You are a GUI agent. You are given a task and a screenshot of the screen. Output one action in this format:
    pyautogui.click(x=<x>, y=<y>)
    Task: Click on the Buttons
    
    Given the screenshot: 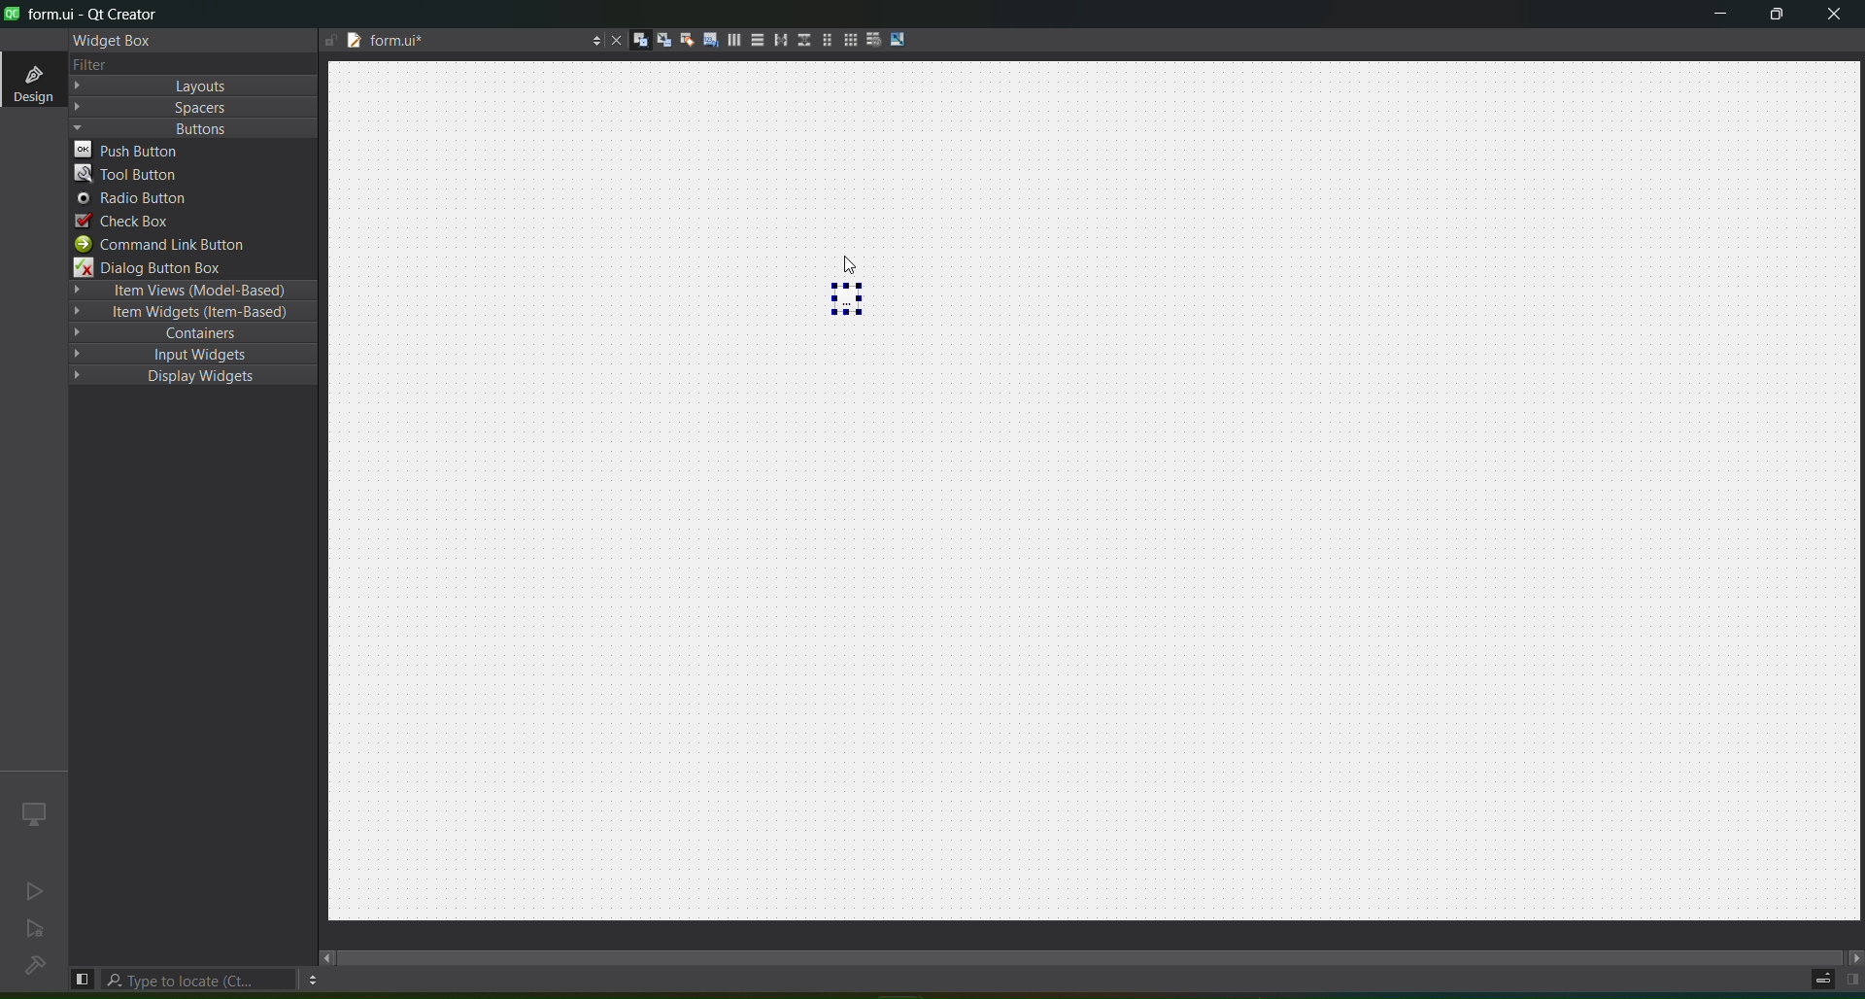 What is the action you would take?
    pyautogui.click(x=191, y=128)
    